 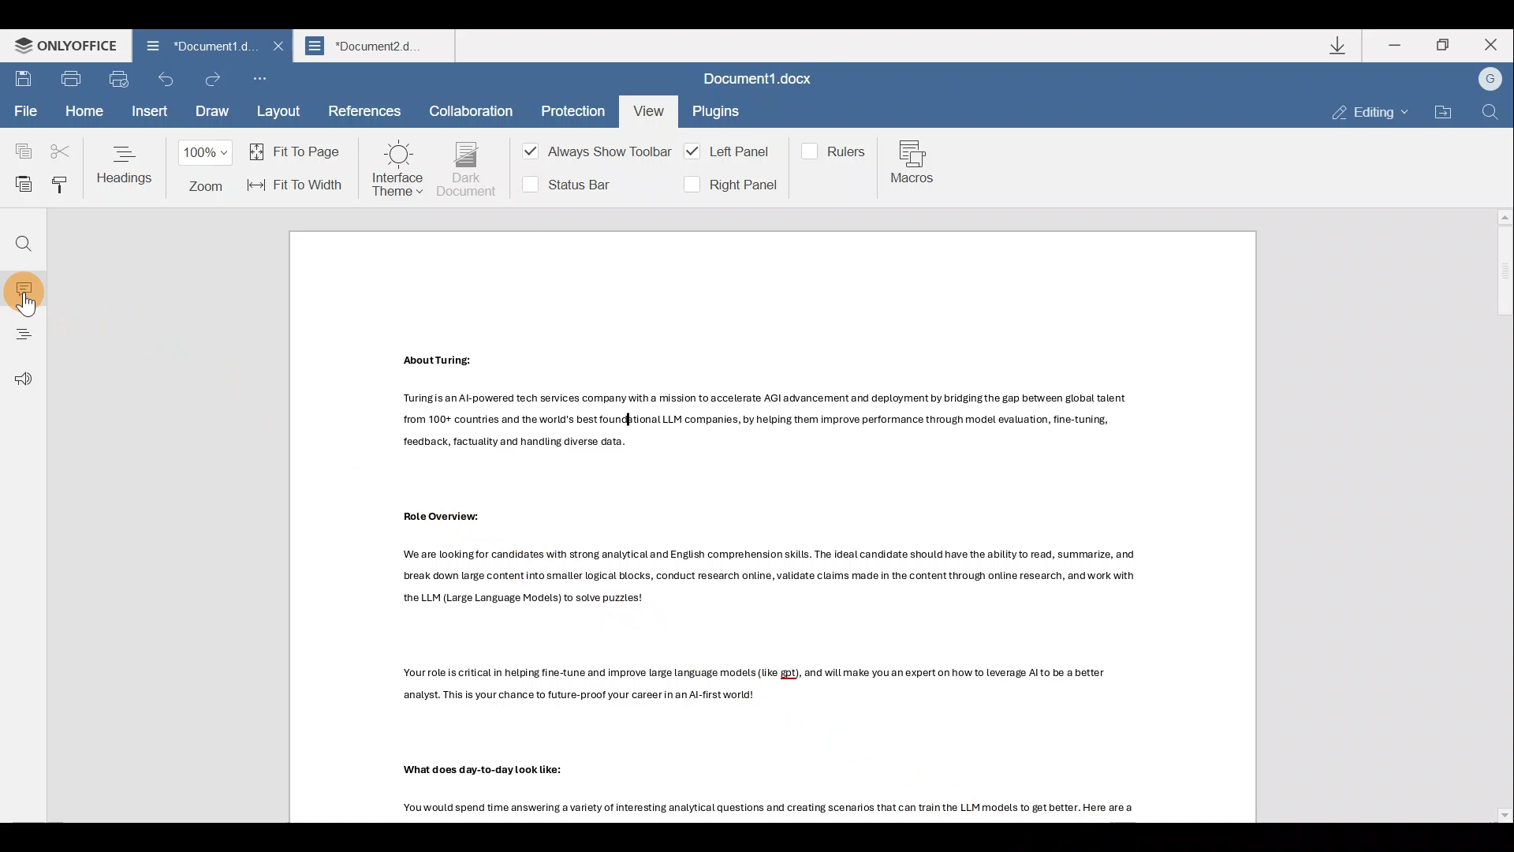 What do you see at coordinates (280, 113) in the screenshot?
I see `Layout` at bounding box center [280, 113].